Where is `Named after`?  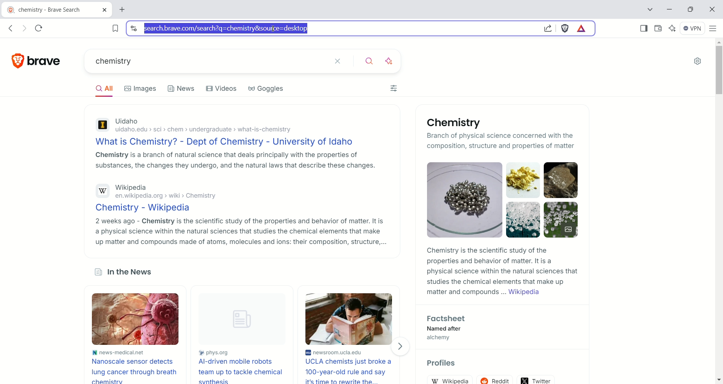
Named after is located at coordinates (450, 329).